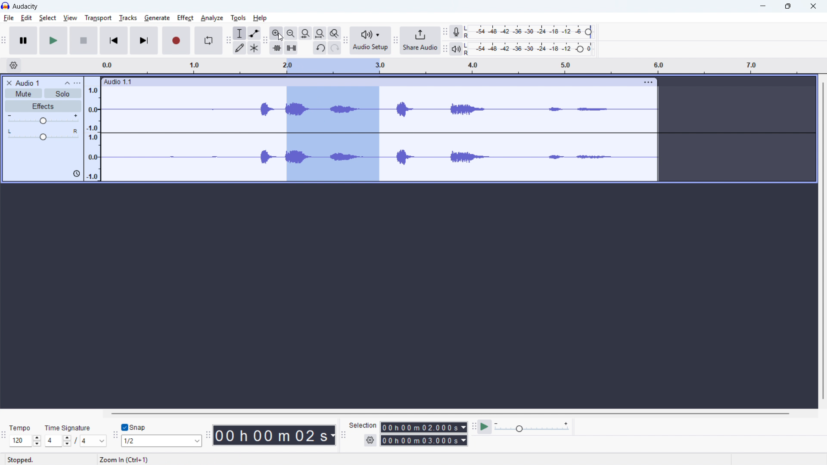 This screenshot has width=827, height=465. What do you see at coordinates (170, 460) in the screenshot?
I see `Zoom In (Ctrl+1)` at bounding box center [170, 460].